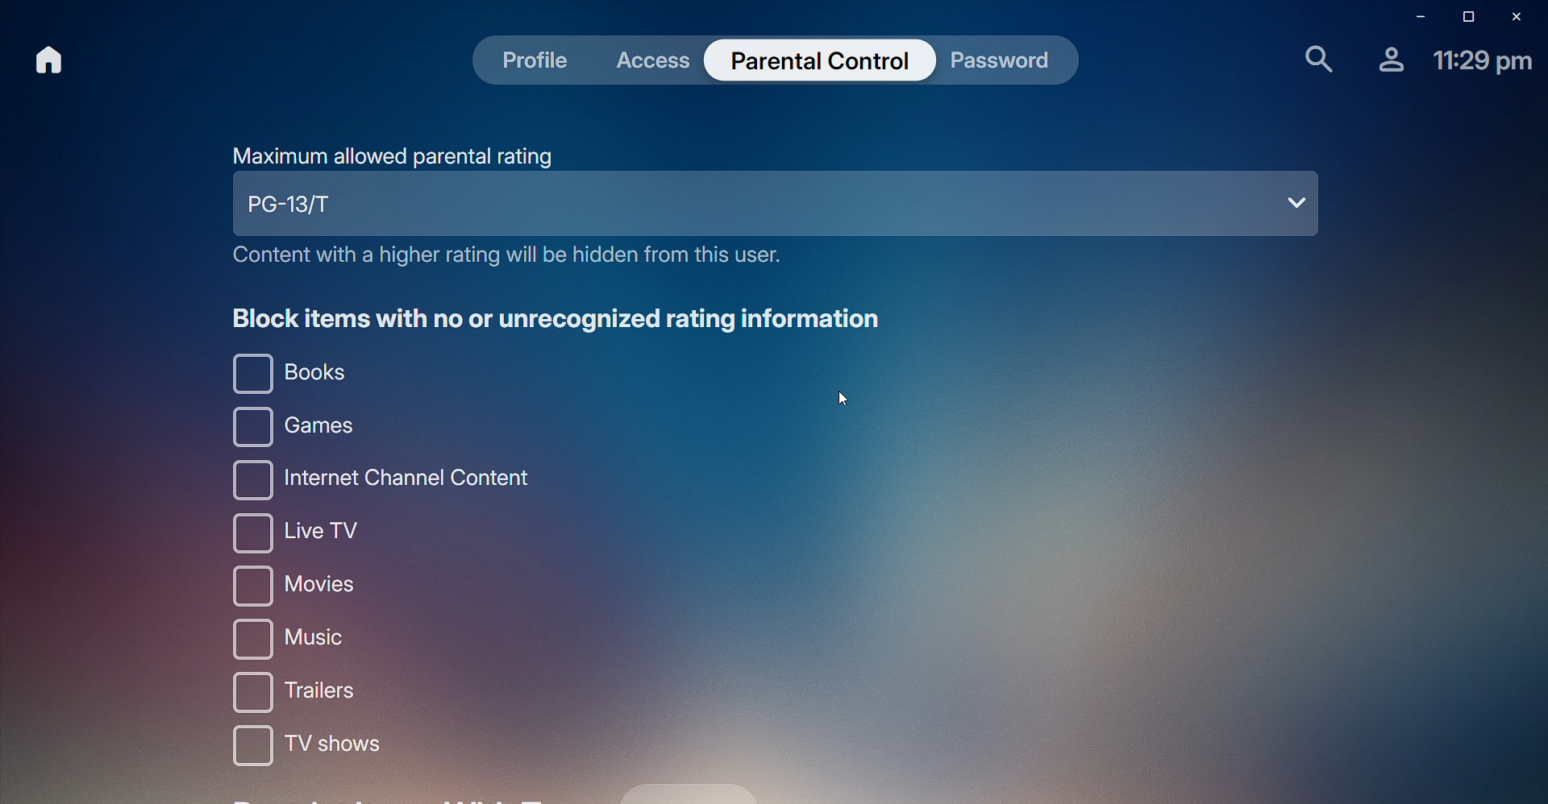  What do you see at coordinates (503, 259) in the screenshot?
I see `Content with a higher rating will be hidden from this user,` at bounding box center [503, 259].